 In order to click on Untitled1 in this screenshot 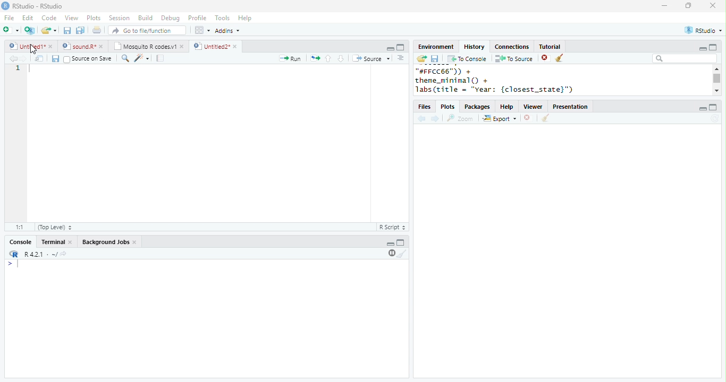, I will do `click(25, 46)`.